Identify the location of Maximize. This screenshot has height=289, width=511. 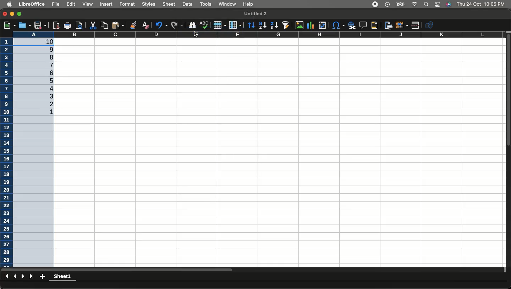
(20, 13).